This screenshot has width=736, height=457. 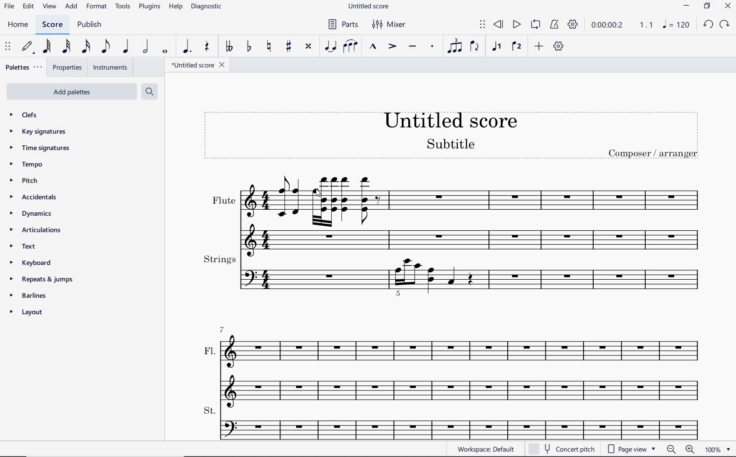 What do you see at coordinates (28, 6) in the screenshot?
I see `edit` at bounding box center [28, 6].